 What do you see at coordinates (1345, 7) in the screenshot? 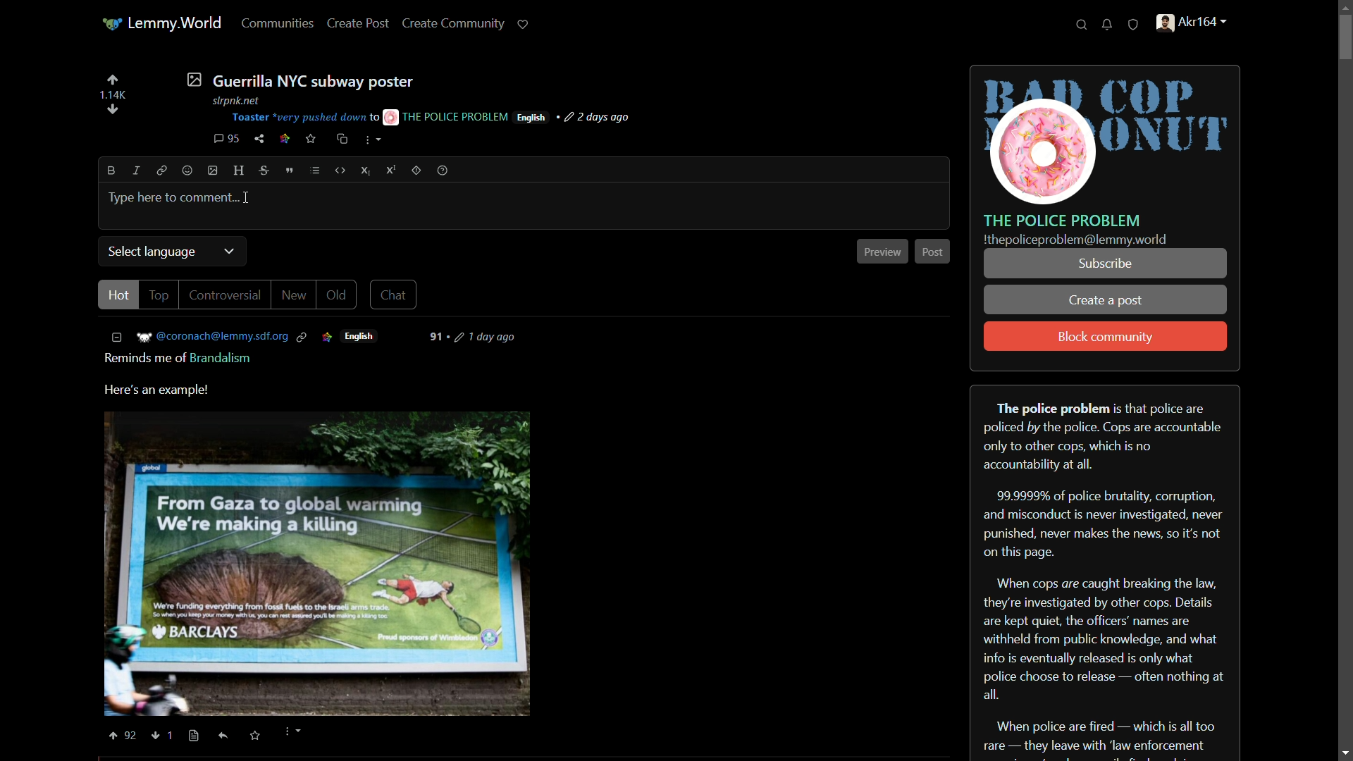
I see `scroll up` at bounding box center [1345, 7].